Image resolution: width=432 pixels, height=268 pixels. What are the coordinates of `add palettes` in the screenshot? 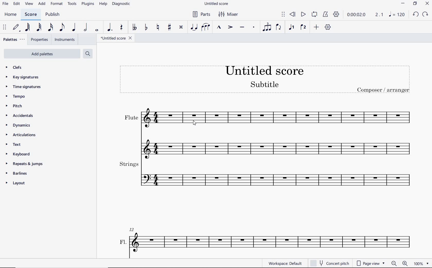 It's located at (41, 54).